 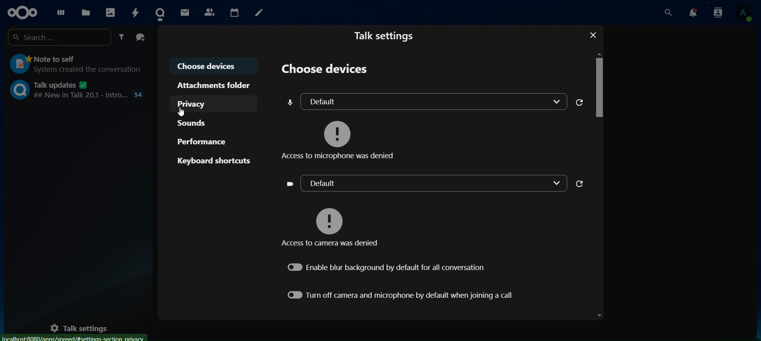 I want to click on performance, so click(x=205, y=140).